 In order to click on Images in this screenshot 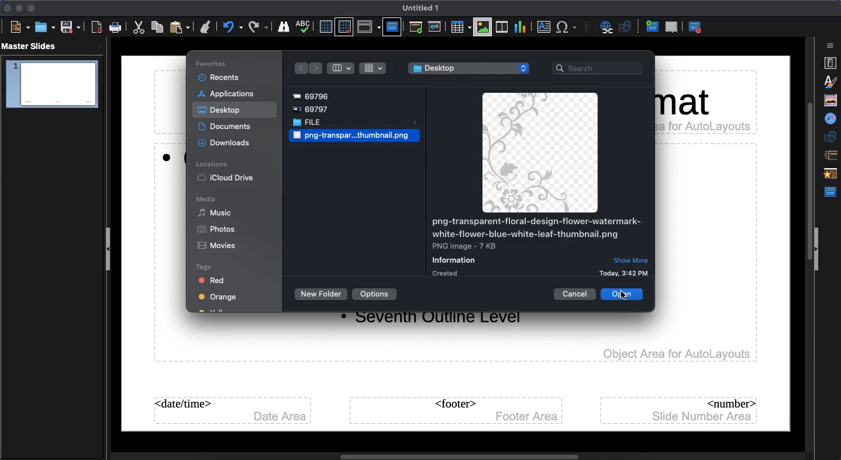, I will do `click(483, 27)`.